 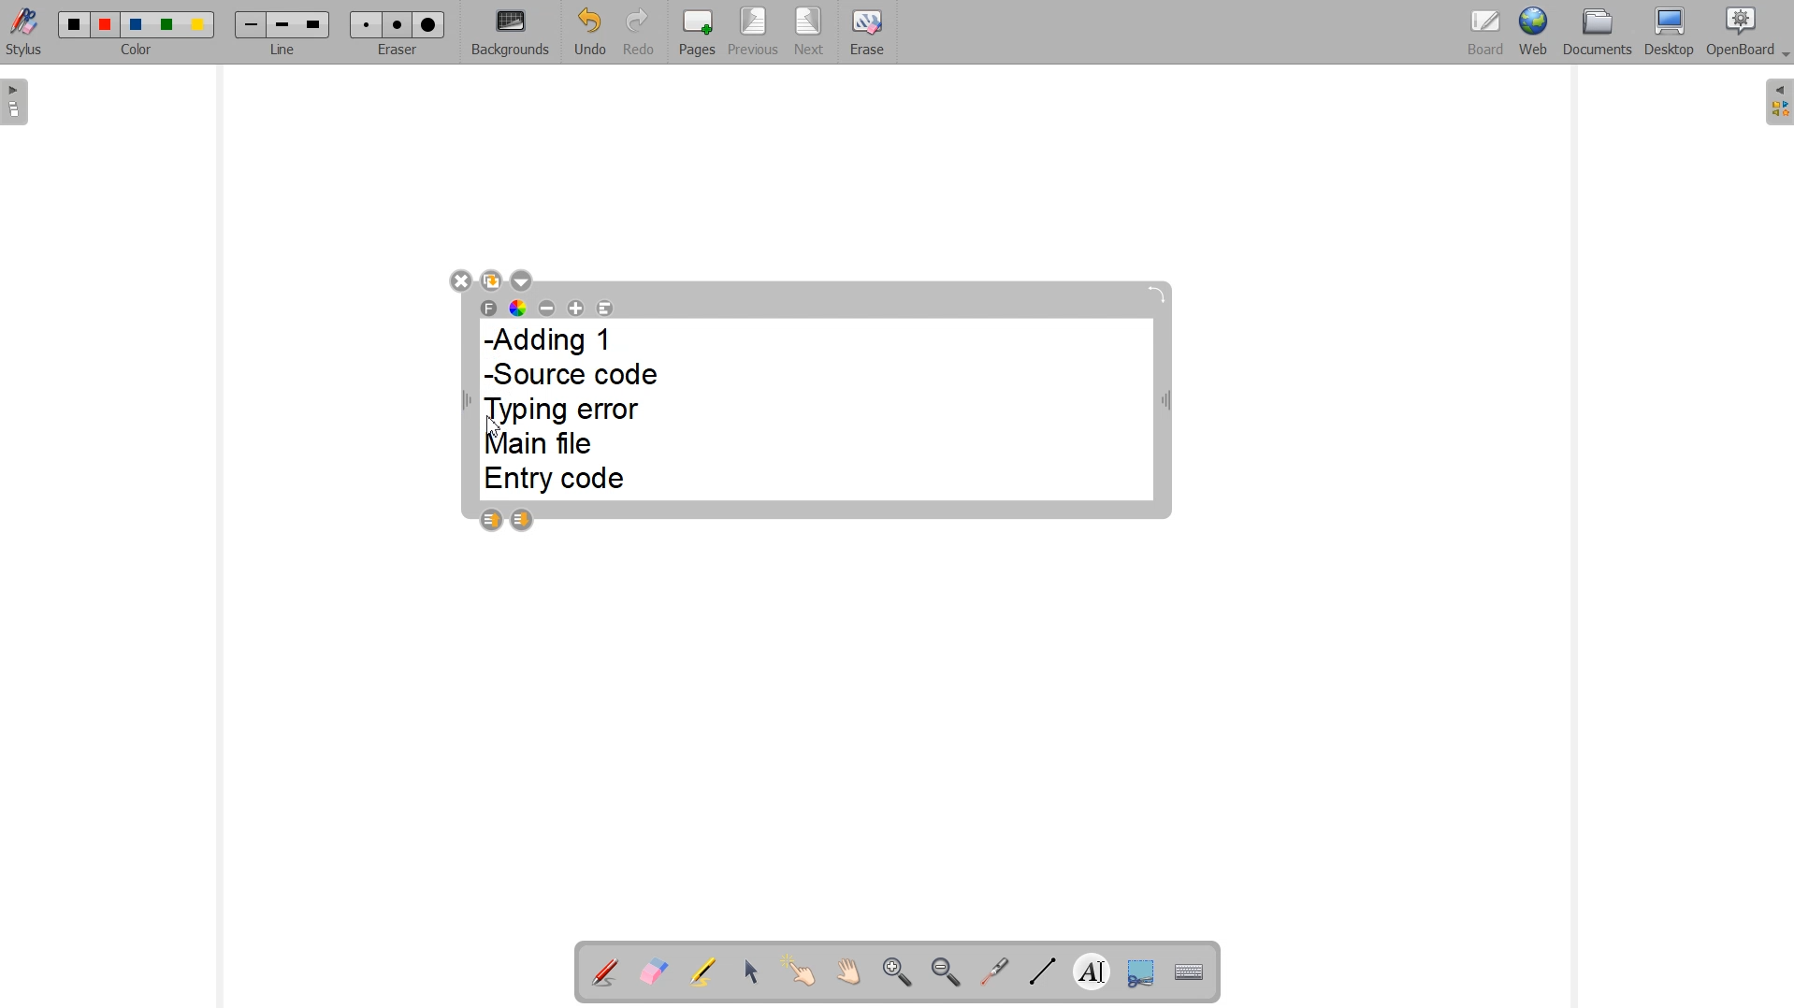 What do you see at coordinates (698, 32) in the screenshot?
I see `Pages` at bounding box center [698, 32].